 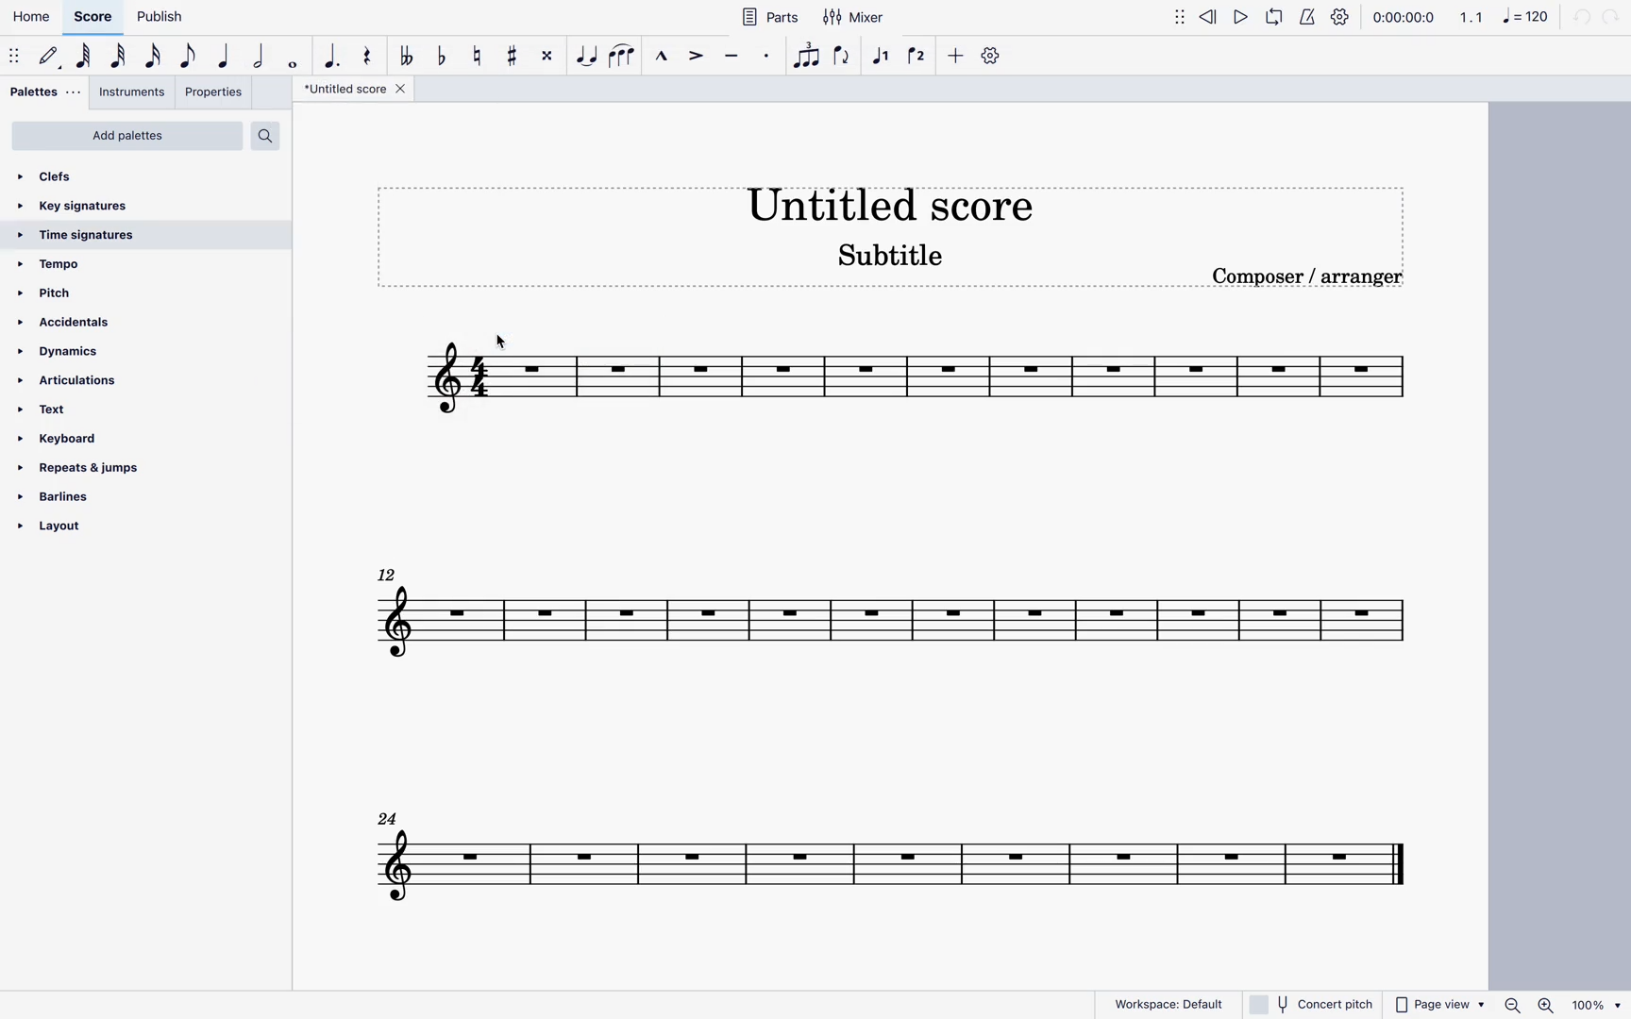 I want to click on text, so click(x=54, y=412).